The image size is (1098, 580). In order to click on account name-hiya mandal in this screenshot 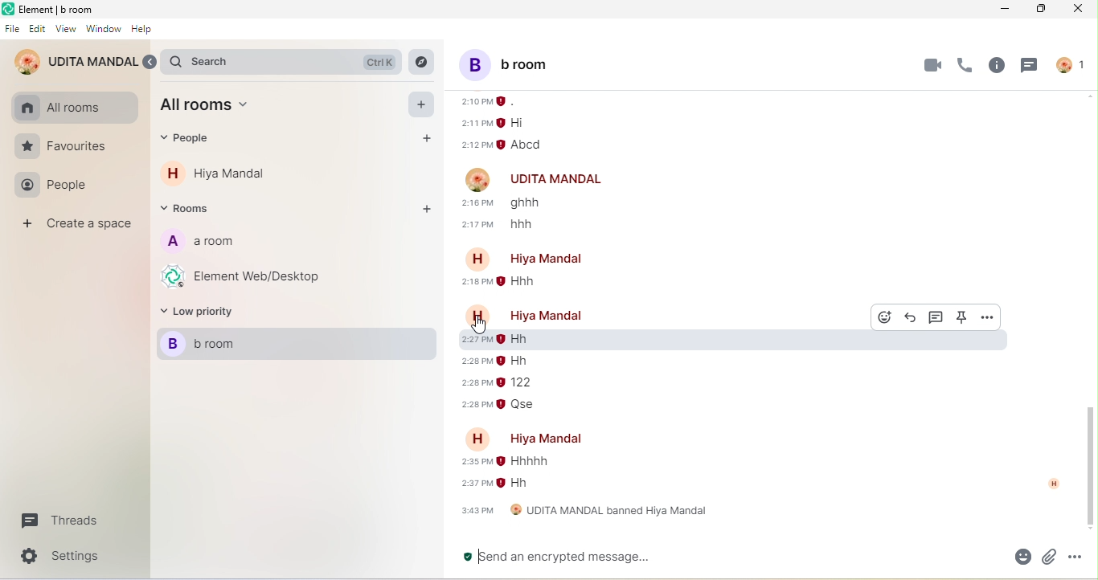, I will do `click(533, 258)`.